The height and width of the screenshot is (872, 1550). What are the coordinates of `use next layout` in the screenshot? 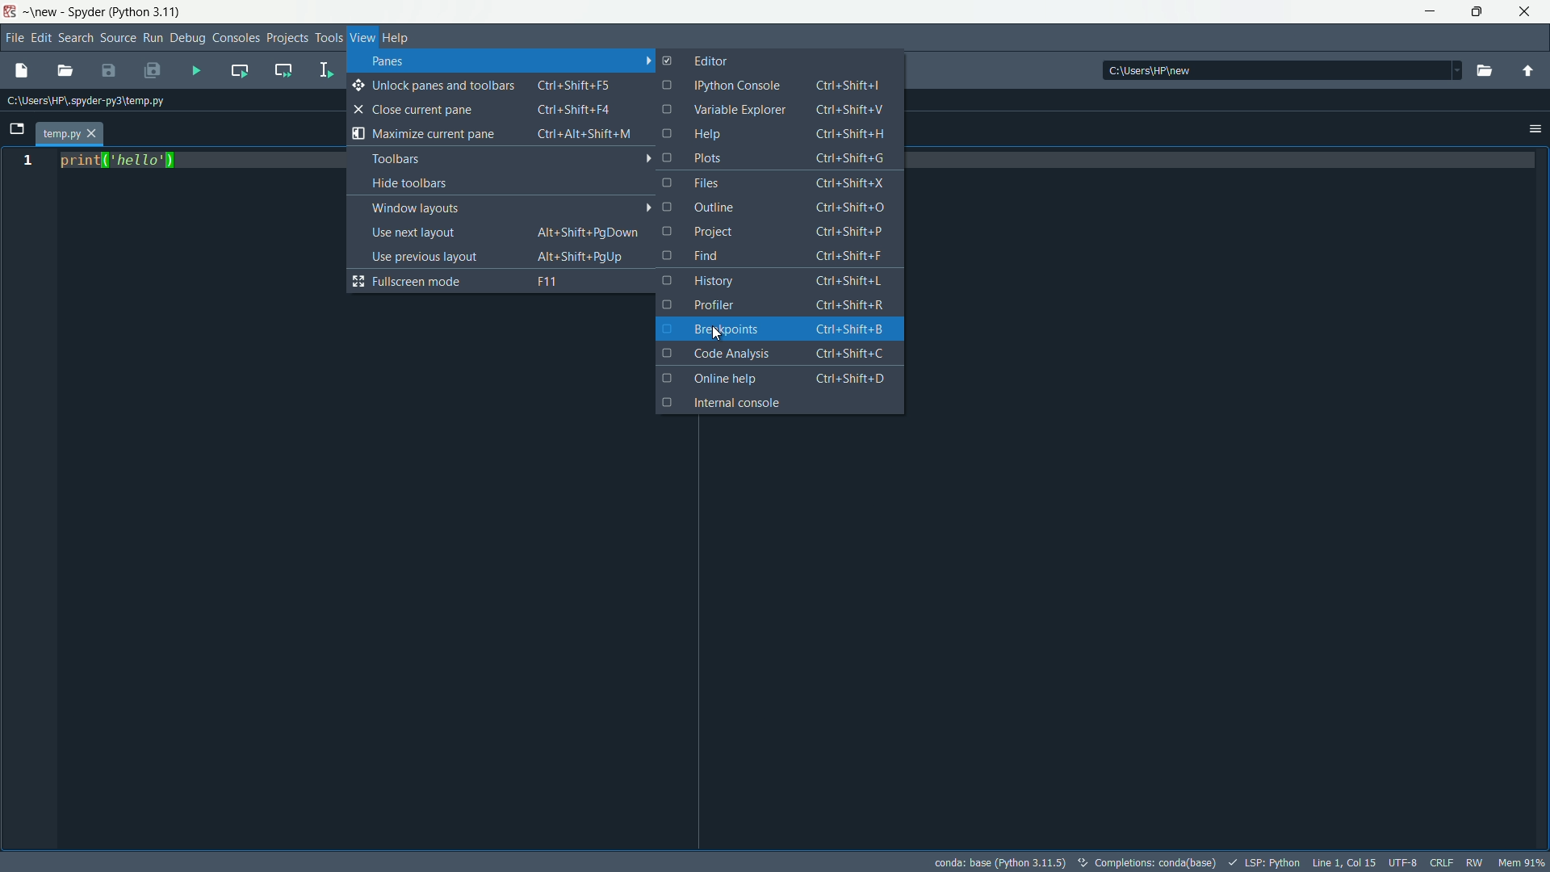 It's located at (507, 233).